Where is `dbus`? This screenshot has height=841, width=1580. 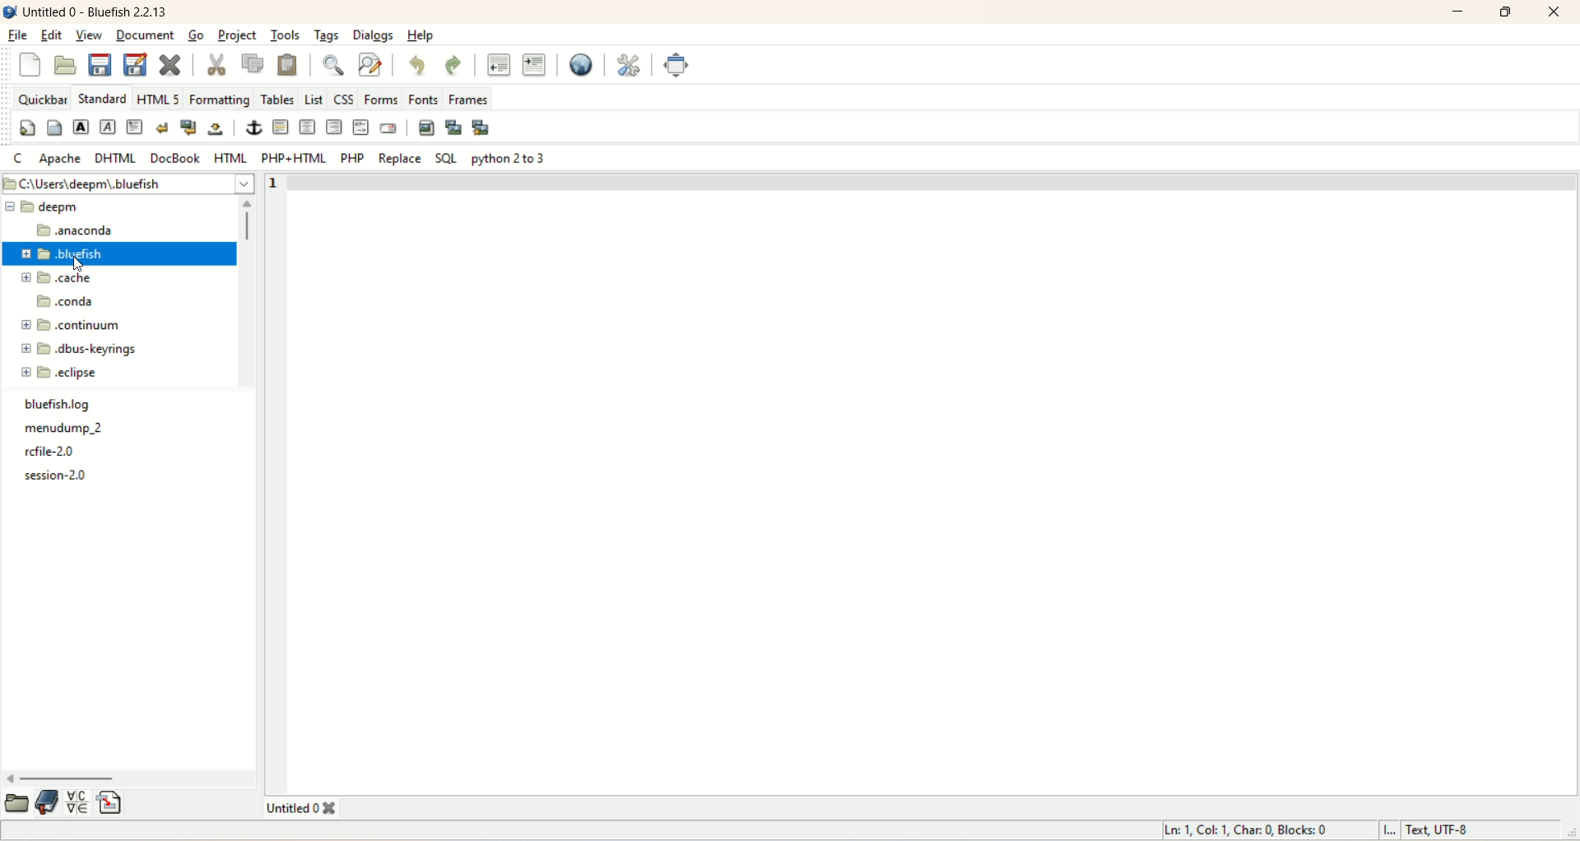
dbus is located at coordinates (79, 351).